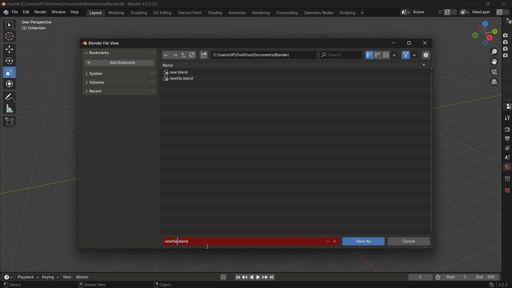  Describe the element at coordinates (420, 277) in the screenshot. I see `current frame` at that location.